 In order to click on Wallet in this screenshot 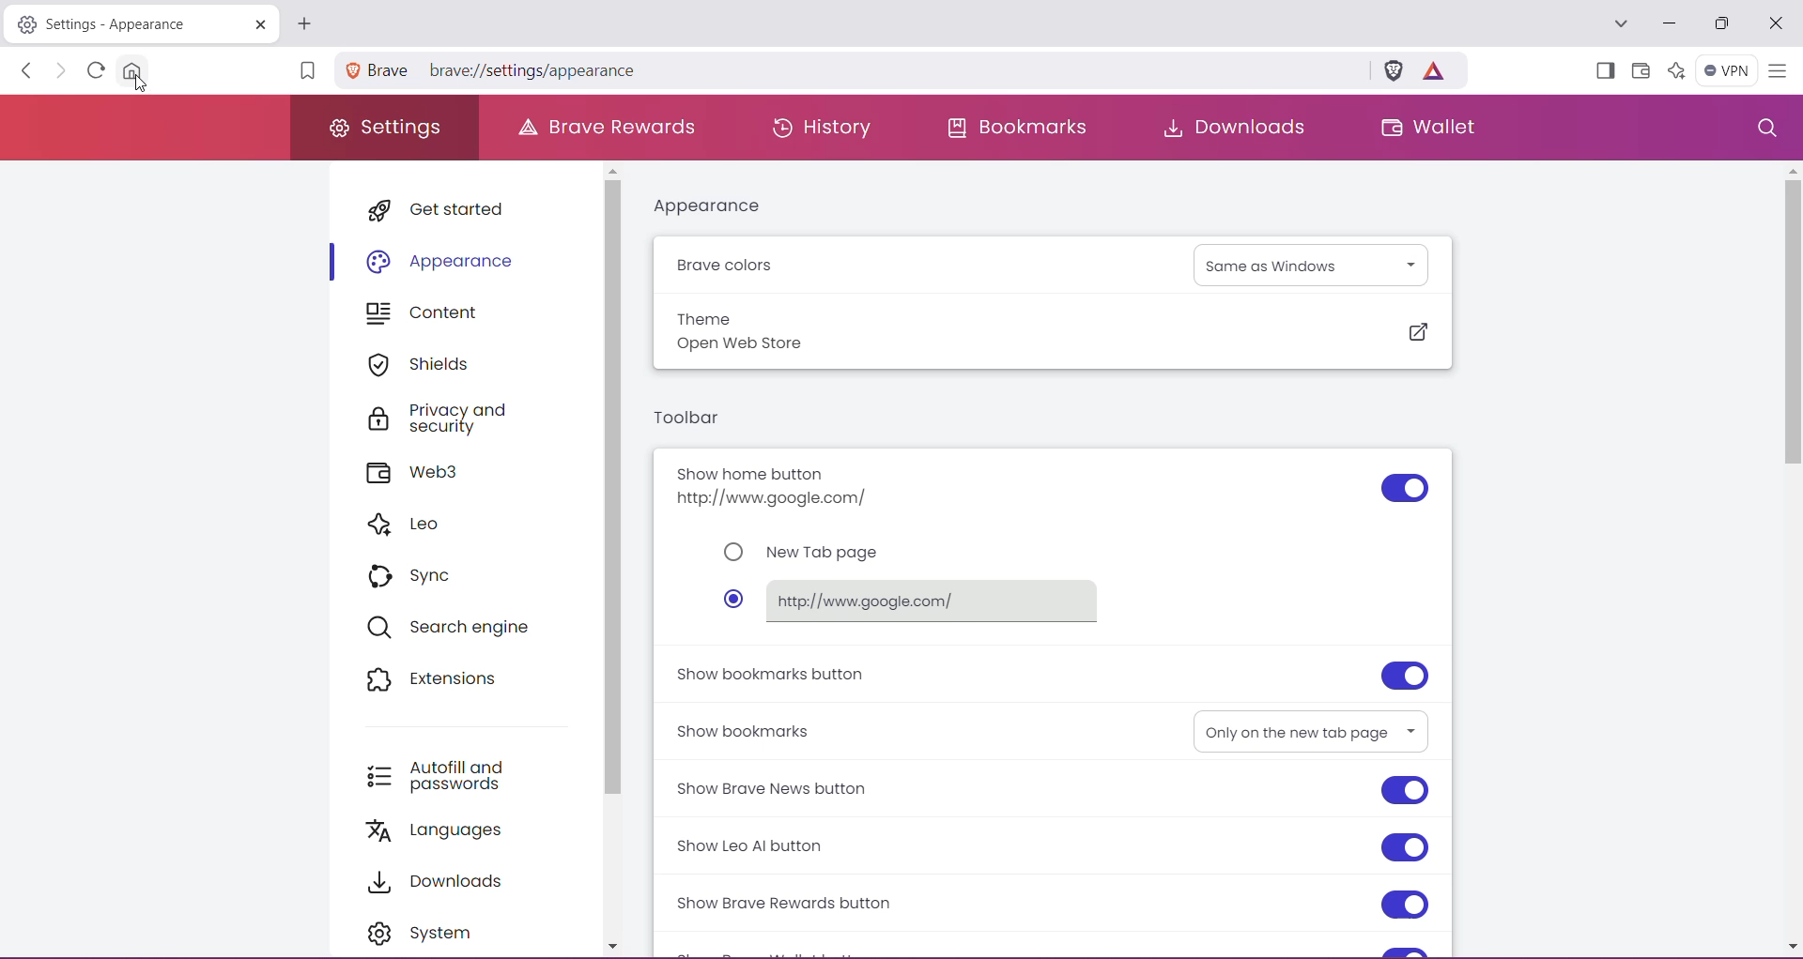, I will do `click(1640, 71)`.